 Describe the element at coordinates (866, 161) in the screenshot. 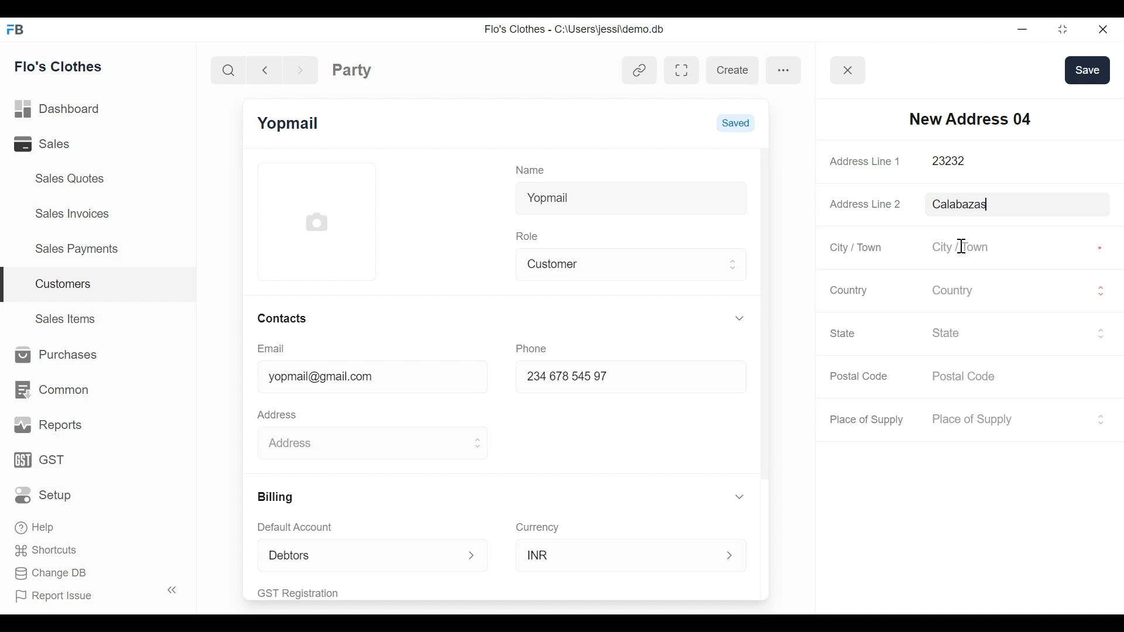

I see `Address Line 1` at that location.